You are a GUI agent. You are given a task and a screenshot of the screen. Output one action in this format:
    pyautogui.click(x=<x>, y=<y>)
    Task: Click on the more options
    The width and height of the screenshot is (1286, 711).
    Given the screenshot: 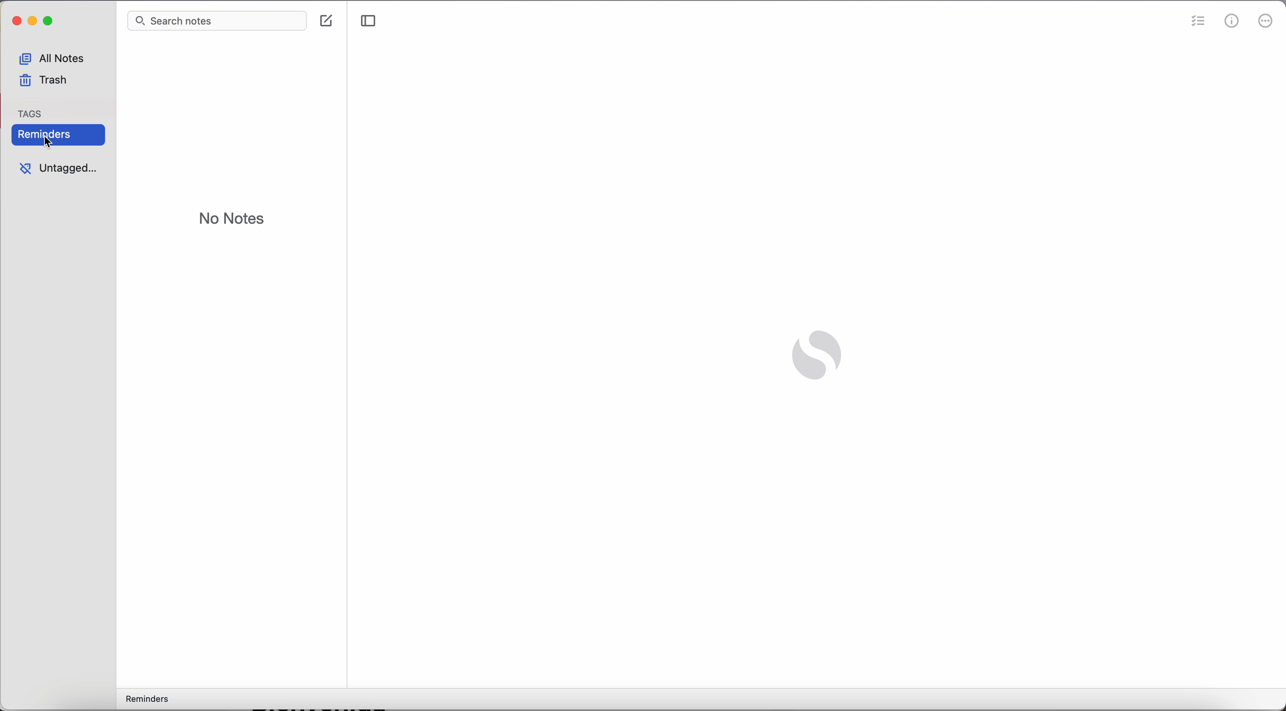 What is the action you would take?
    pyautogui.click(x=1267, y=22)
    